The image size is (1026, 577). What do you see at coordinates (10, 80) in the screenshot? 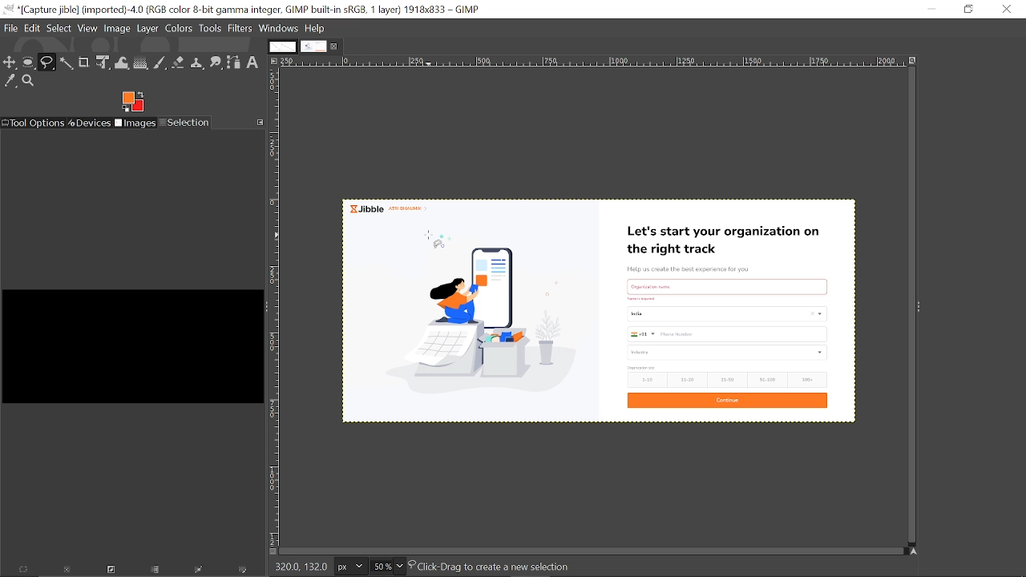
I see `Color picker tool` at bounding box center [10, 80].